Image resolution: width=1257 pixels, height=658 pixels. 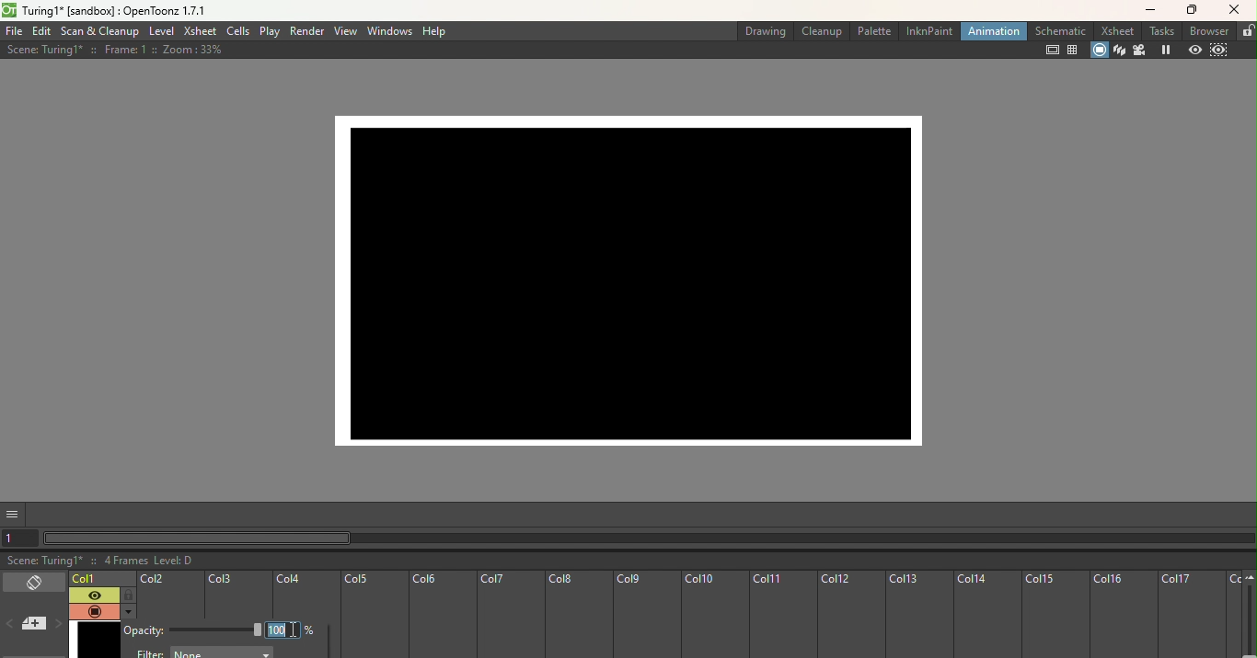 I want to click on Camera stand visibility toggle, so click(x=93, y=611).